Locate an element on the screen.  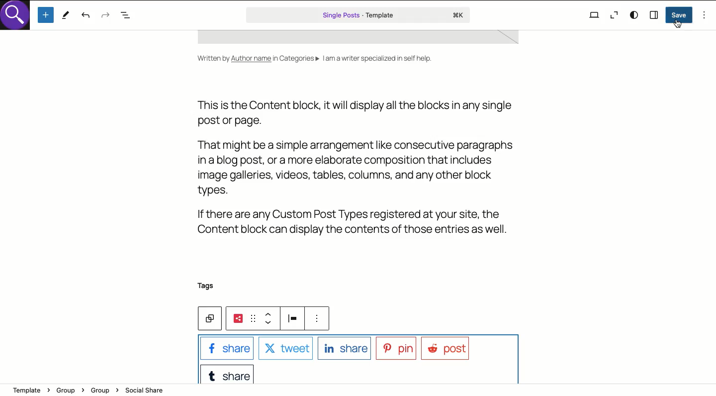
Add new block is located at coordinates (47, 15).